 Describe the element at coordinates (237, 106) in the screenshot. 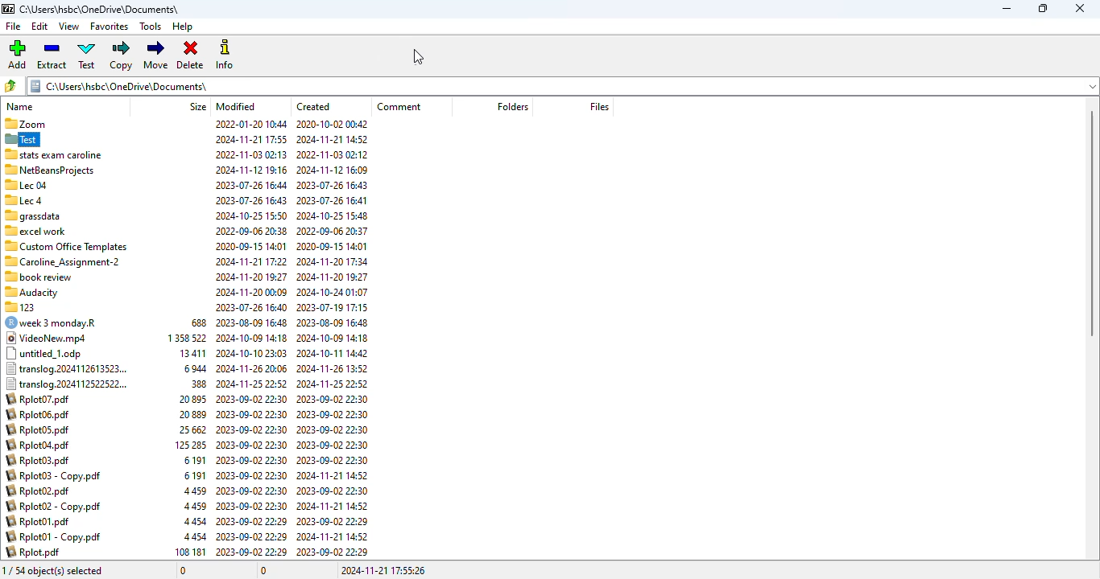

I see `modified ` at that location.